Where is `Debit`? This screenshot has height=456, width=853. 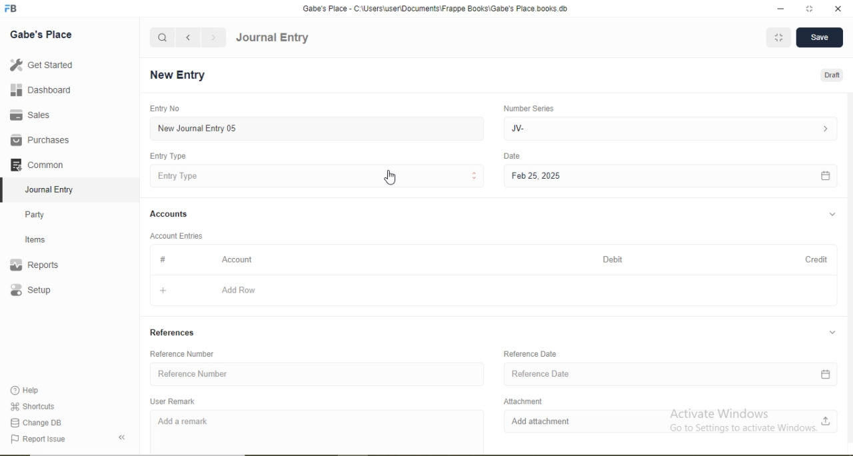
Debit is located at coordinates (614, 260).